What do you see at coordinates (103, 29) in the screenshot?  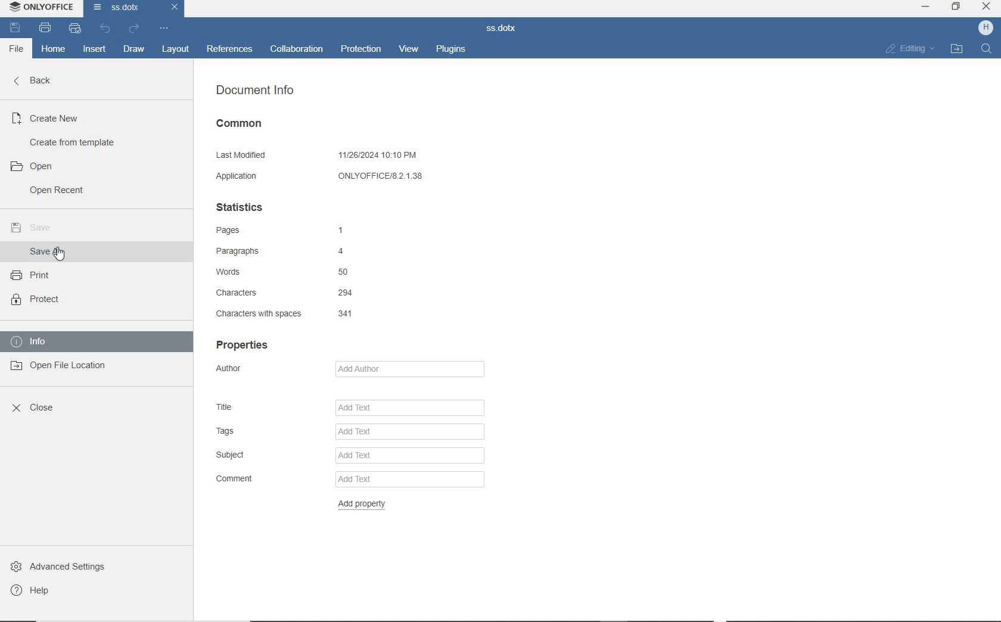 I see `UNDO` at bounding box center [103, 29].